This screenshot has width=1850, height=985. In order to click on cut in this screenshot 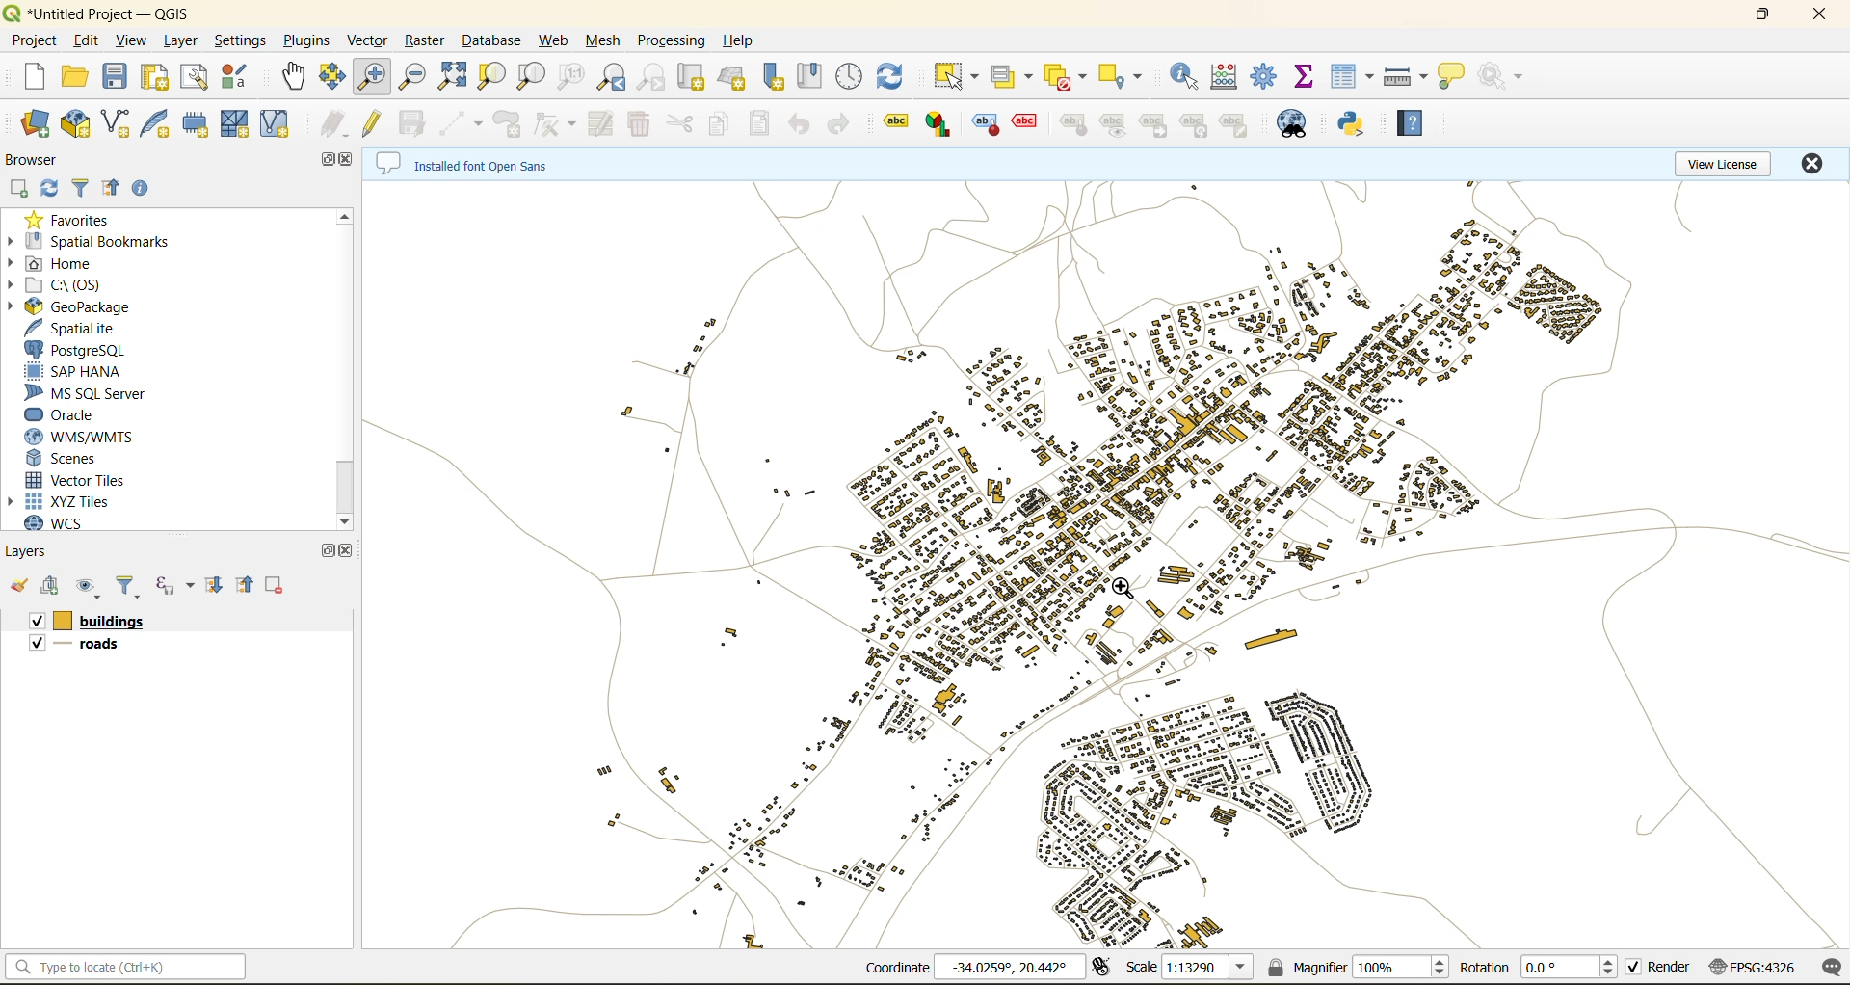, I will do `click(677, 125)`.